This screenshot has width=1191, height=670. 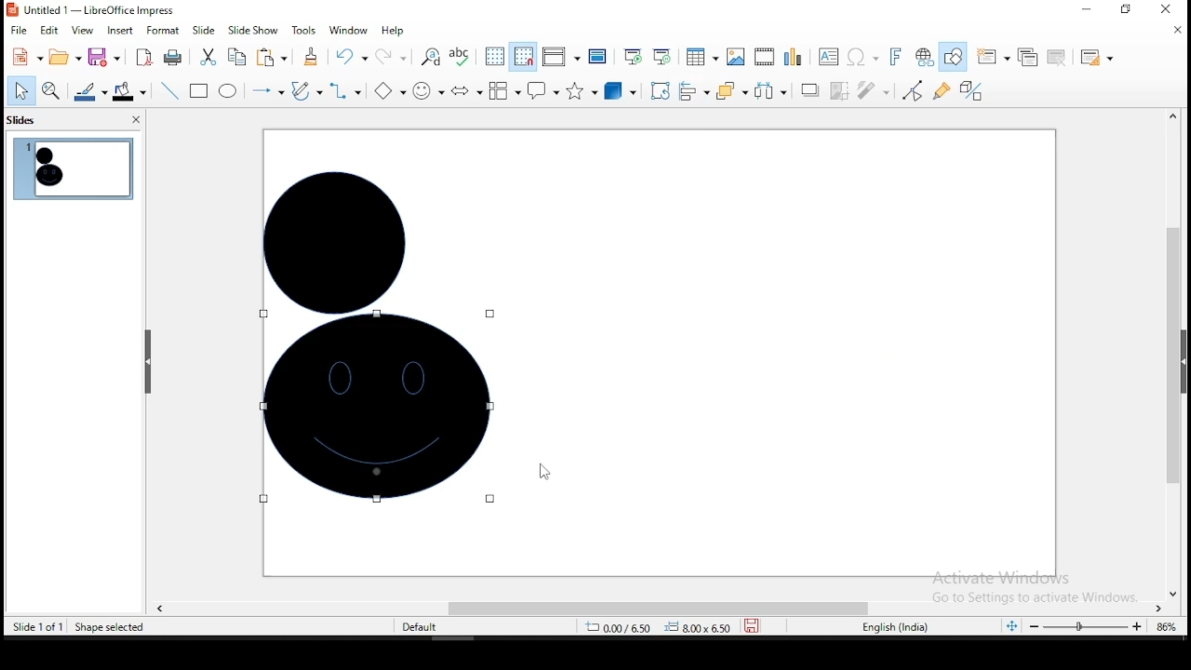 What do you see at coordinates (253, 29) in the screenshot?
I see `slide show` at bounding box center [253, 29].